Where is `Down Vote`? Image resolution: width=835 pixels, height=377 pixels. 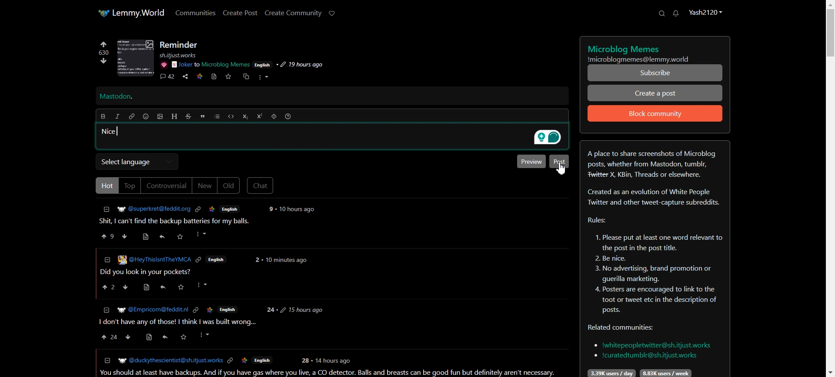 Down Vote is located at coordinates (125, 236).